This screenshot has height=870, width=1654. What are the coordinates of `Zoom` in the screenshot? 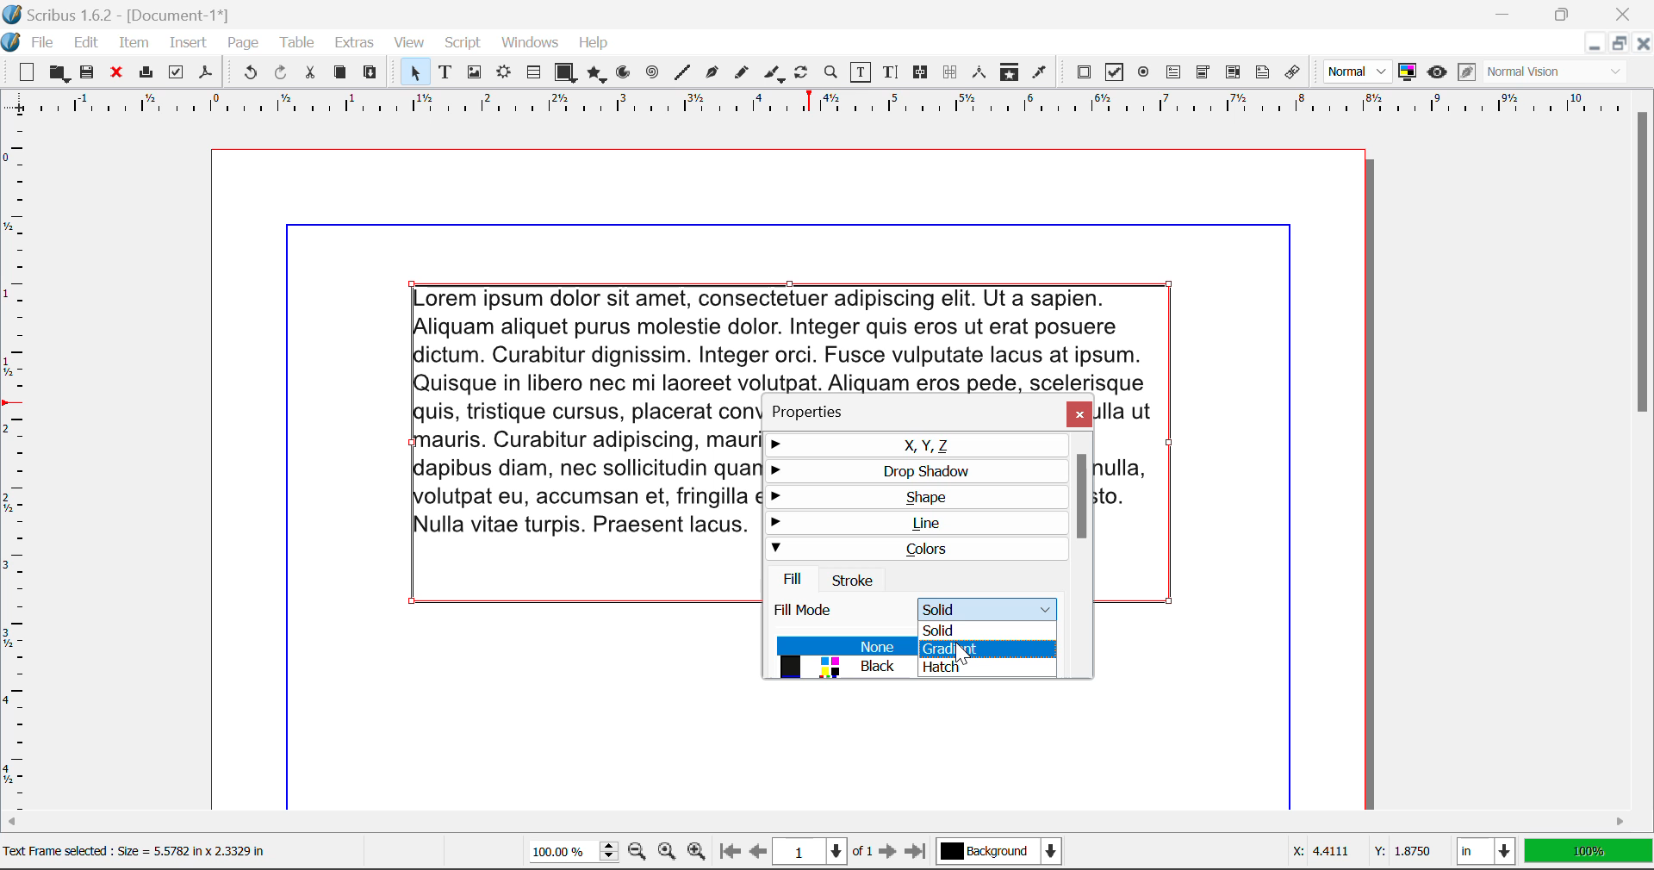 It's located at (831, 71).